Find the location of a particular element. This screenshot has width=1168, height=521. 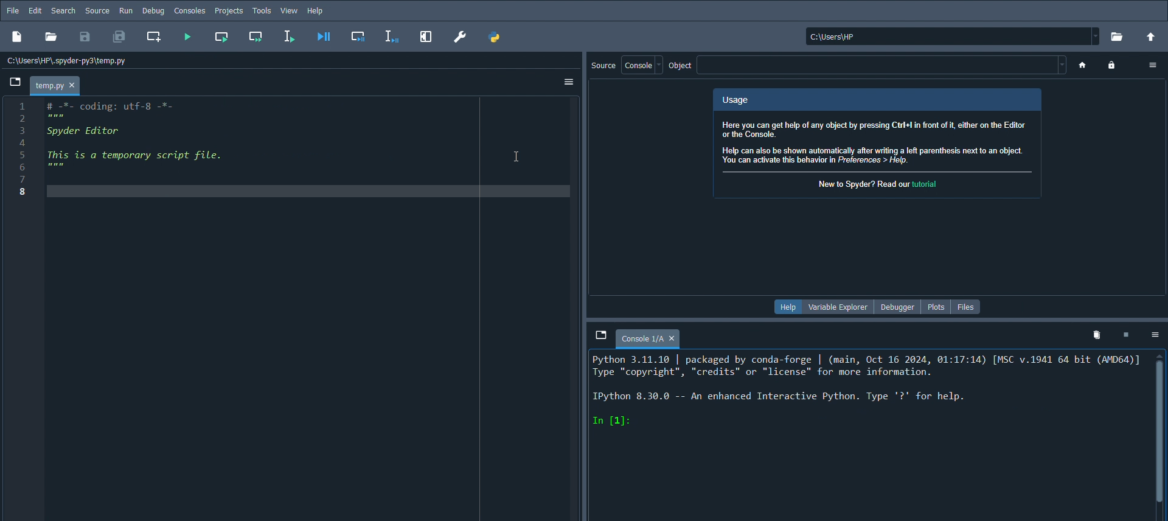

Debug file is located at coordinates (324, 37).